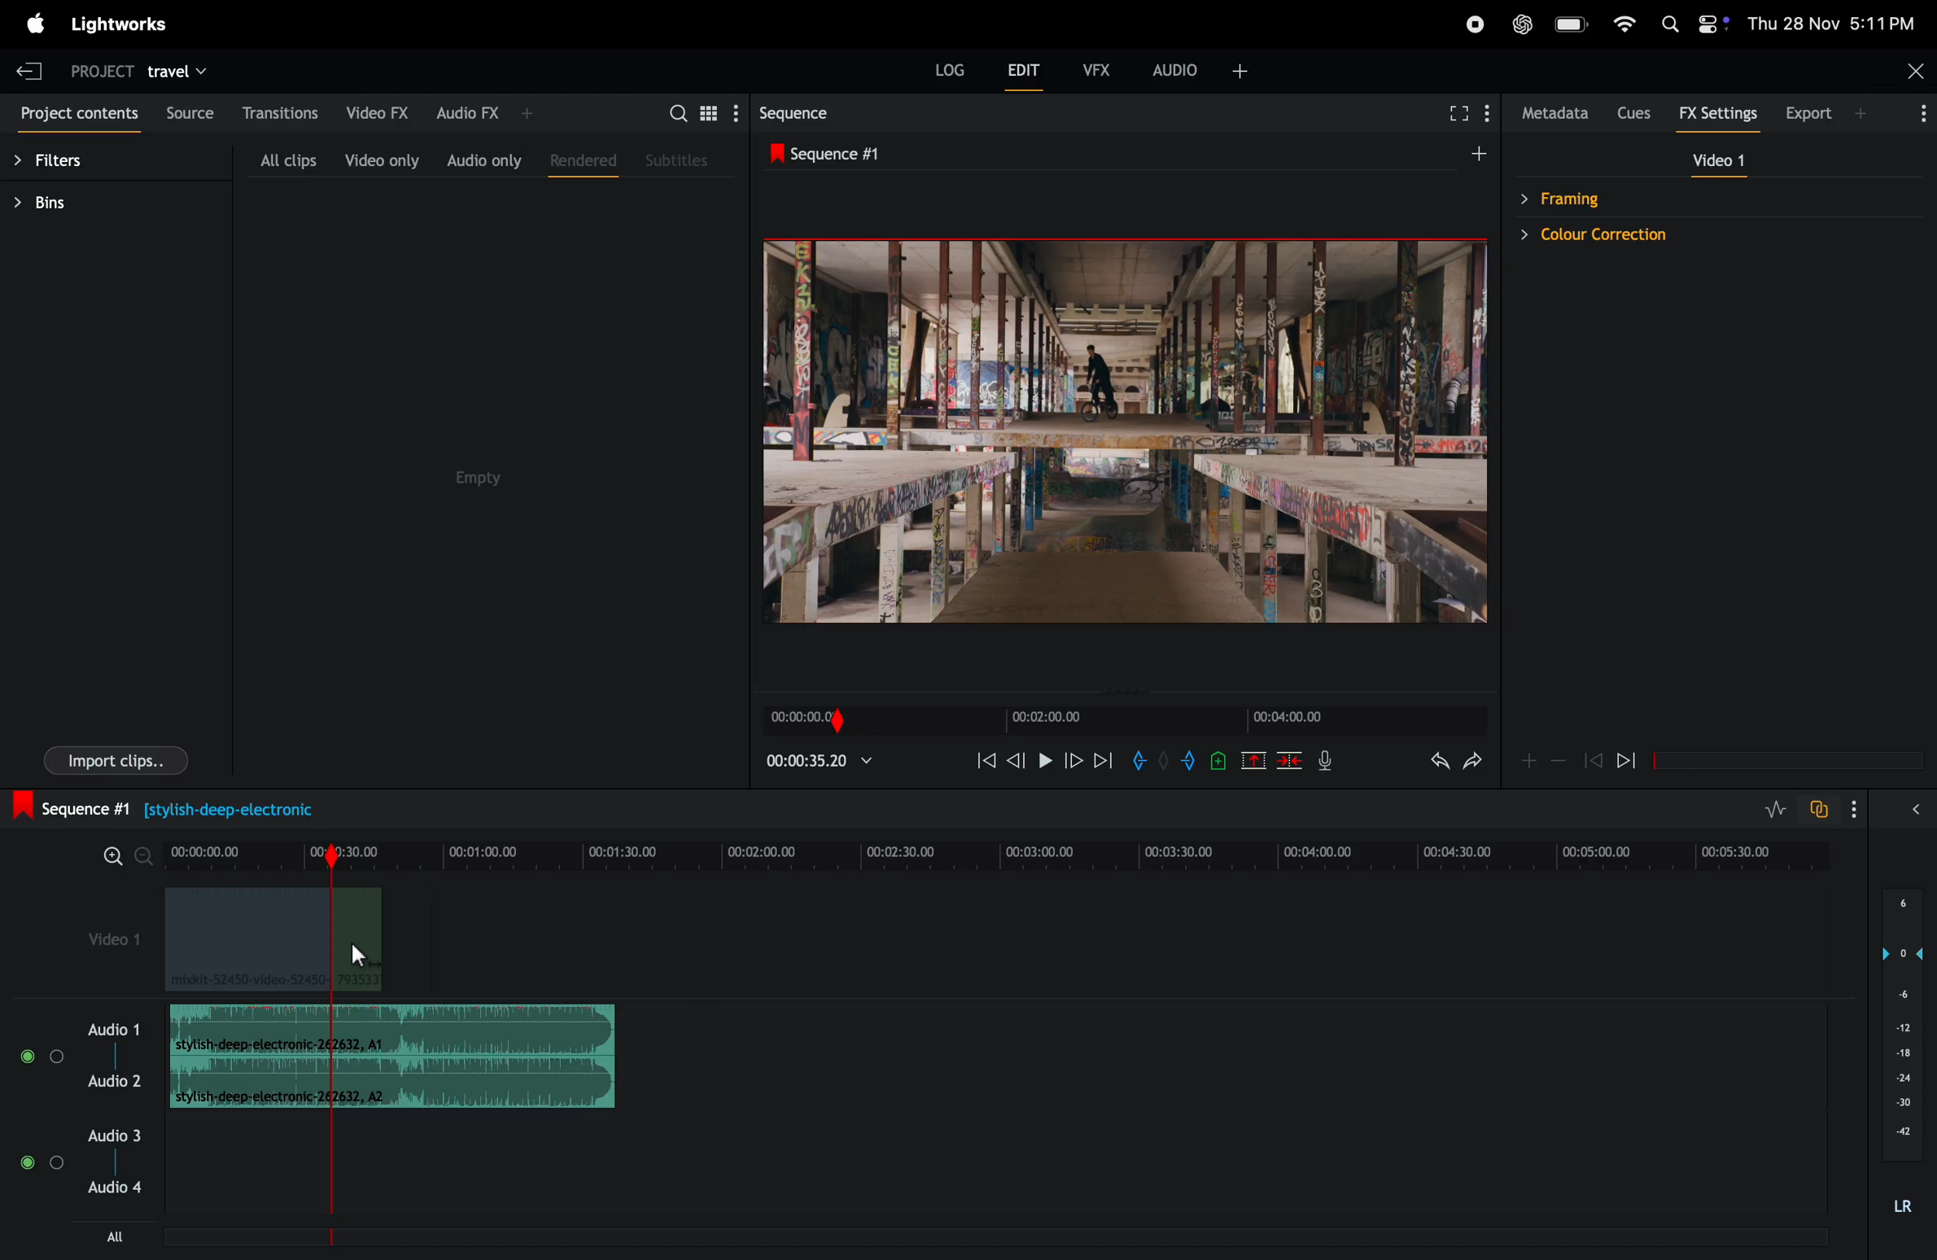  I want to click on zoom out, so click(1559, 763).